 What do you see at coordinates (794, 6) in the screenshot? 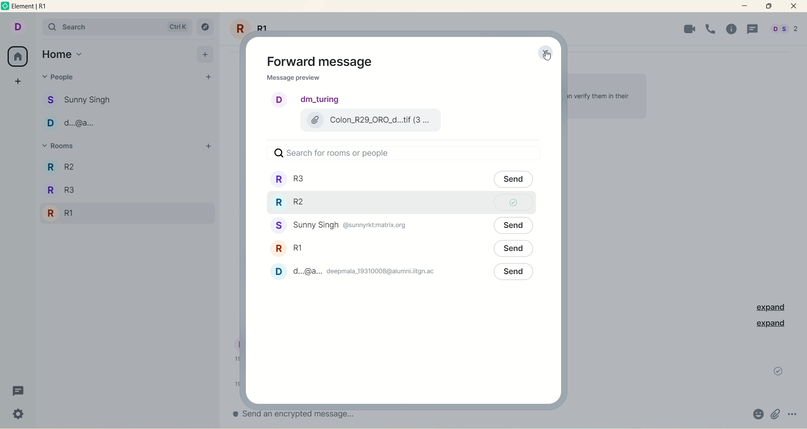
I see `close` at bounding box center [794, 6].